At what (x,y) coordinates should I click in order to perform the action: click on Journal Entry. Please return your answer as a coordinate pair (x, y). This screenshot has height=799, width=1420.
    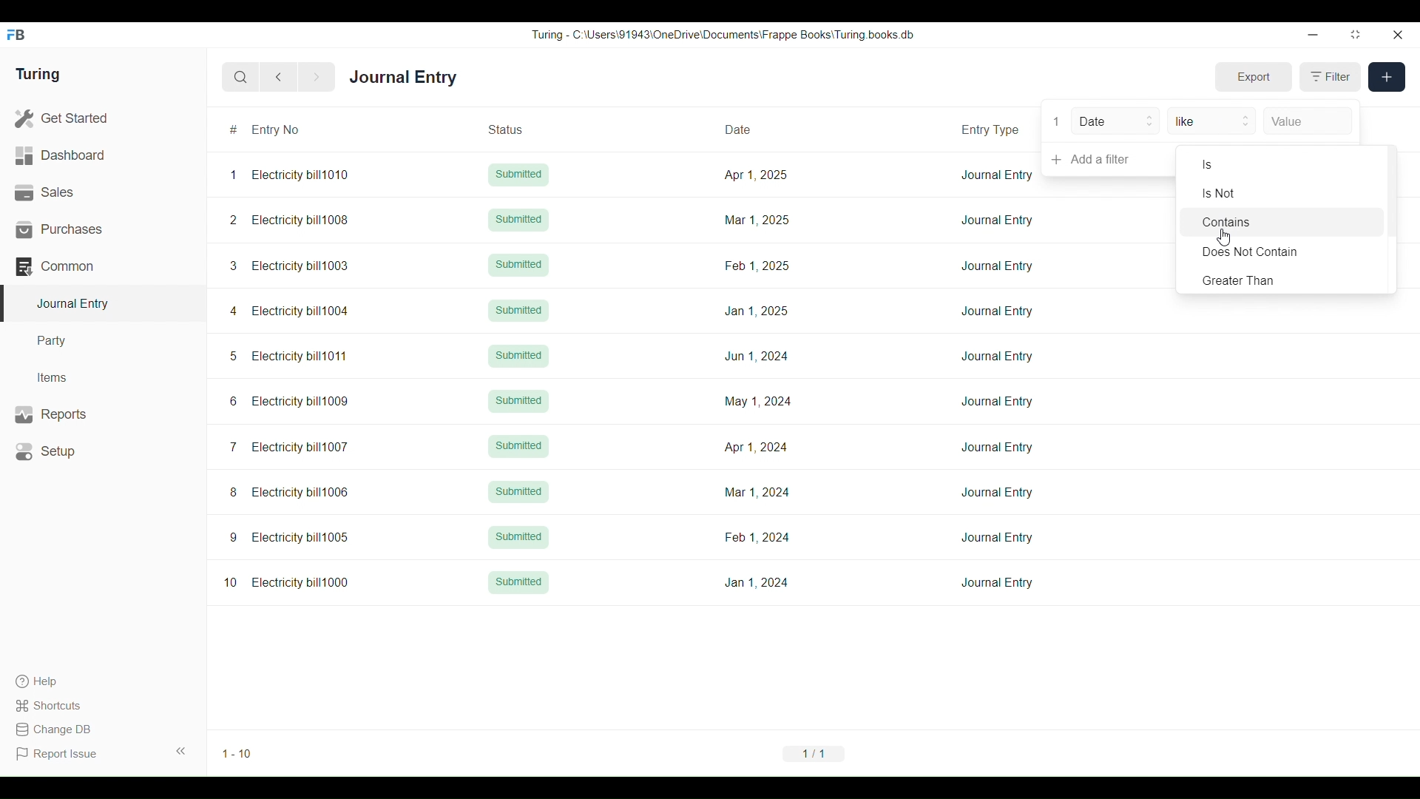
    Looking at the image, I should click on (997, 356).